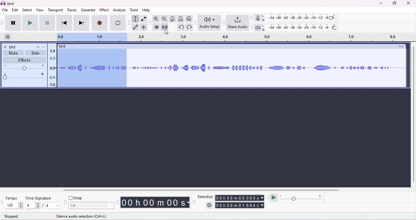 This screenshot has width=416, height=220. What do you see at coordinates (100, 216) in the screenshot?
I see `click and drag to select audio (snapping) (Esc to cancel)` at bounding box center [100, 216].